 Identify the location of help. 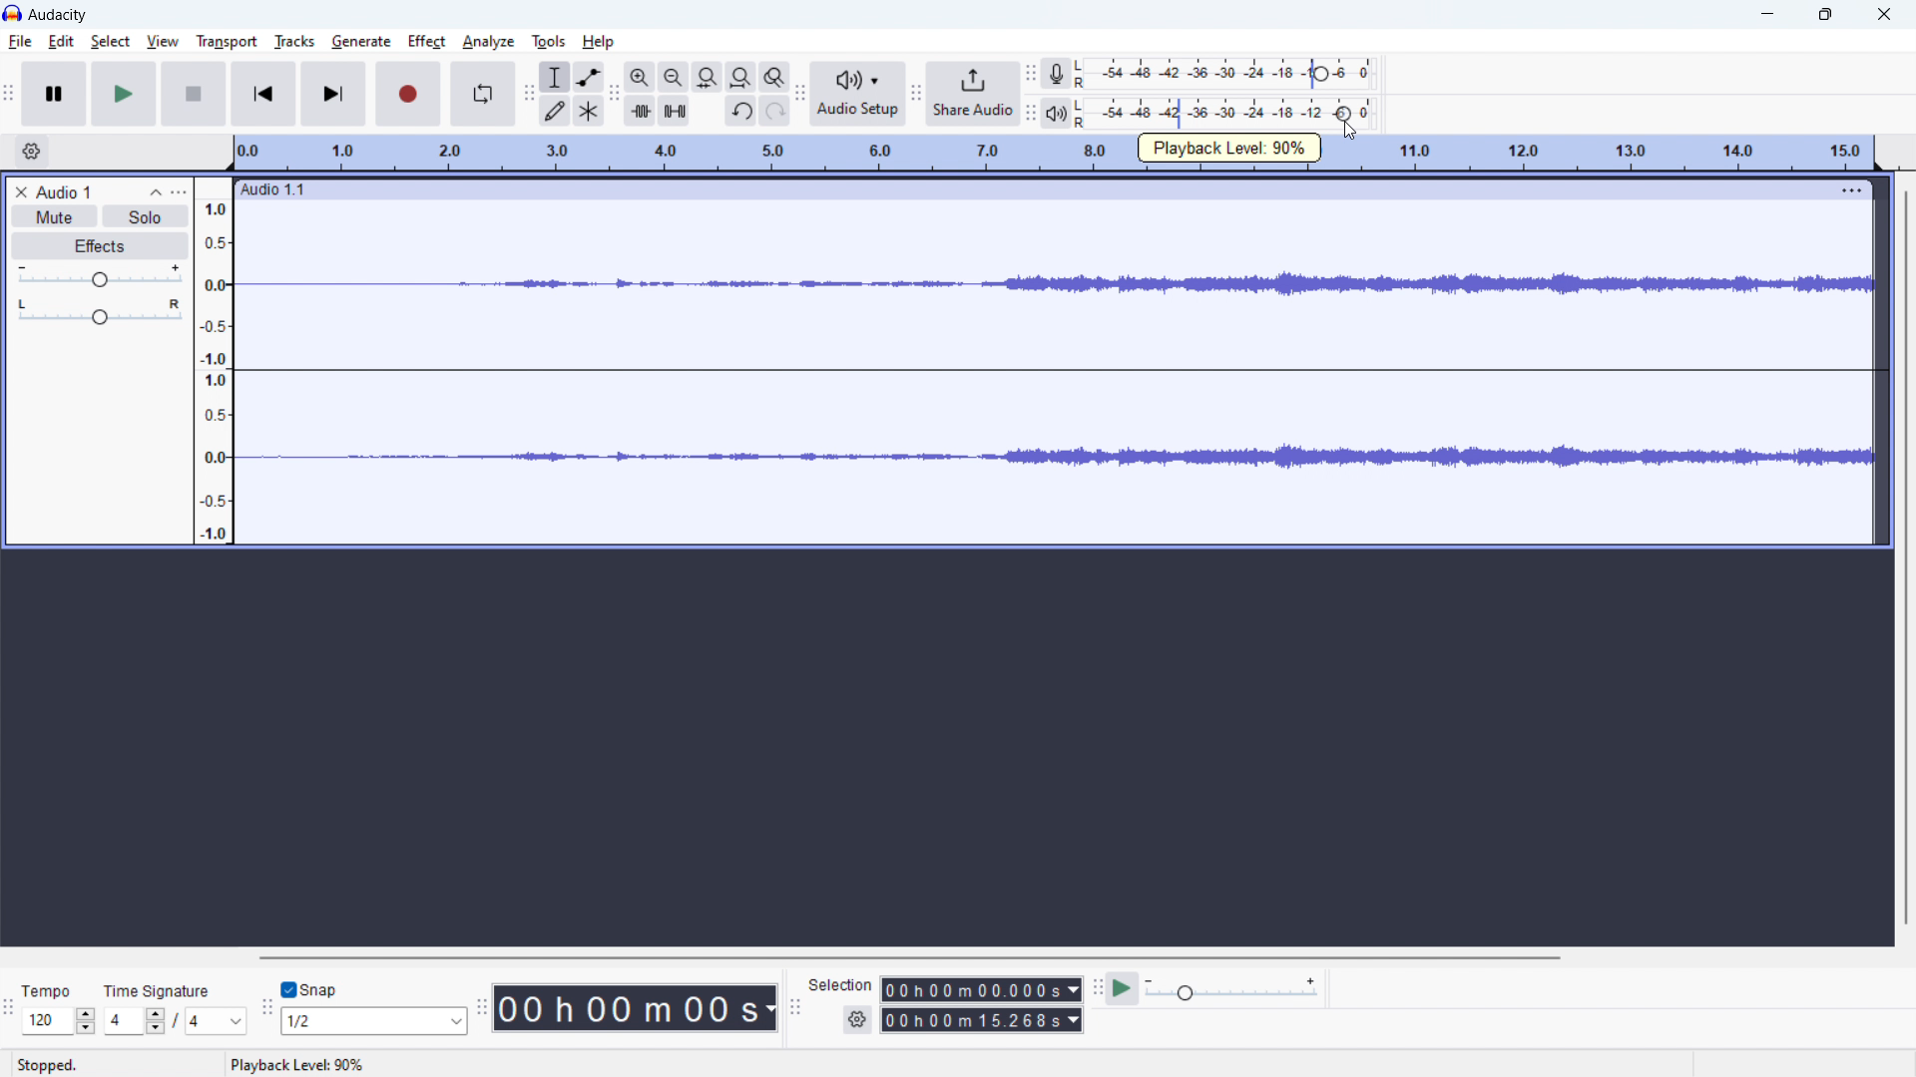
(598, 42).